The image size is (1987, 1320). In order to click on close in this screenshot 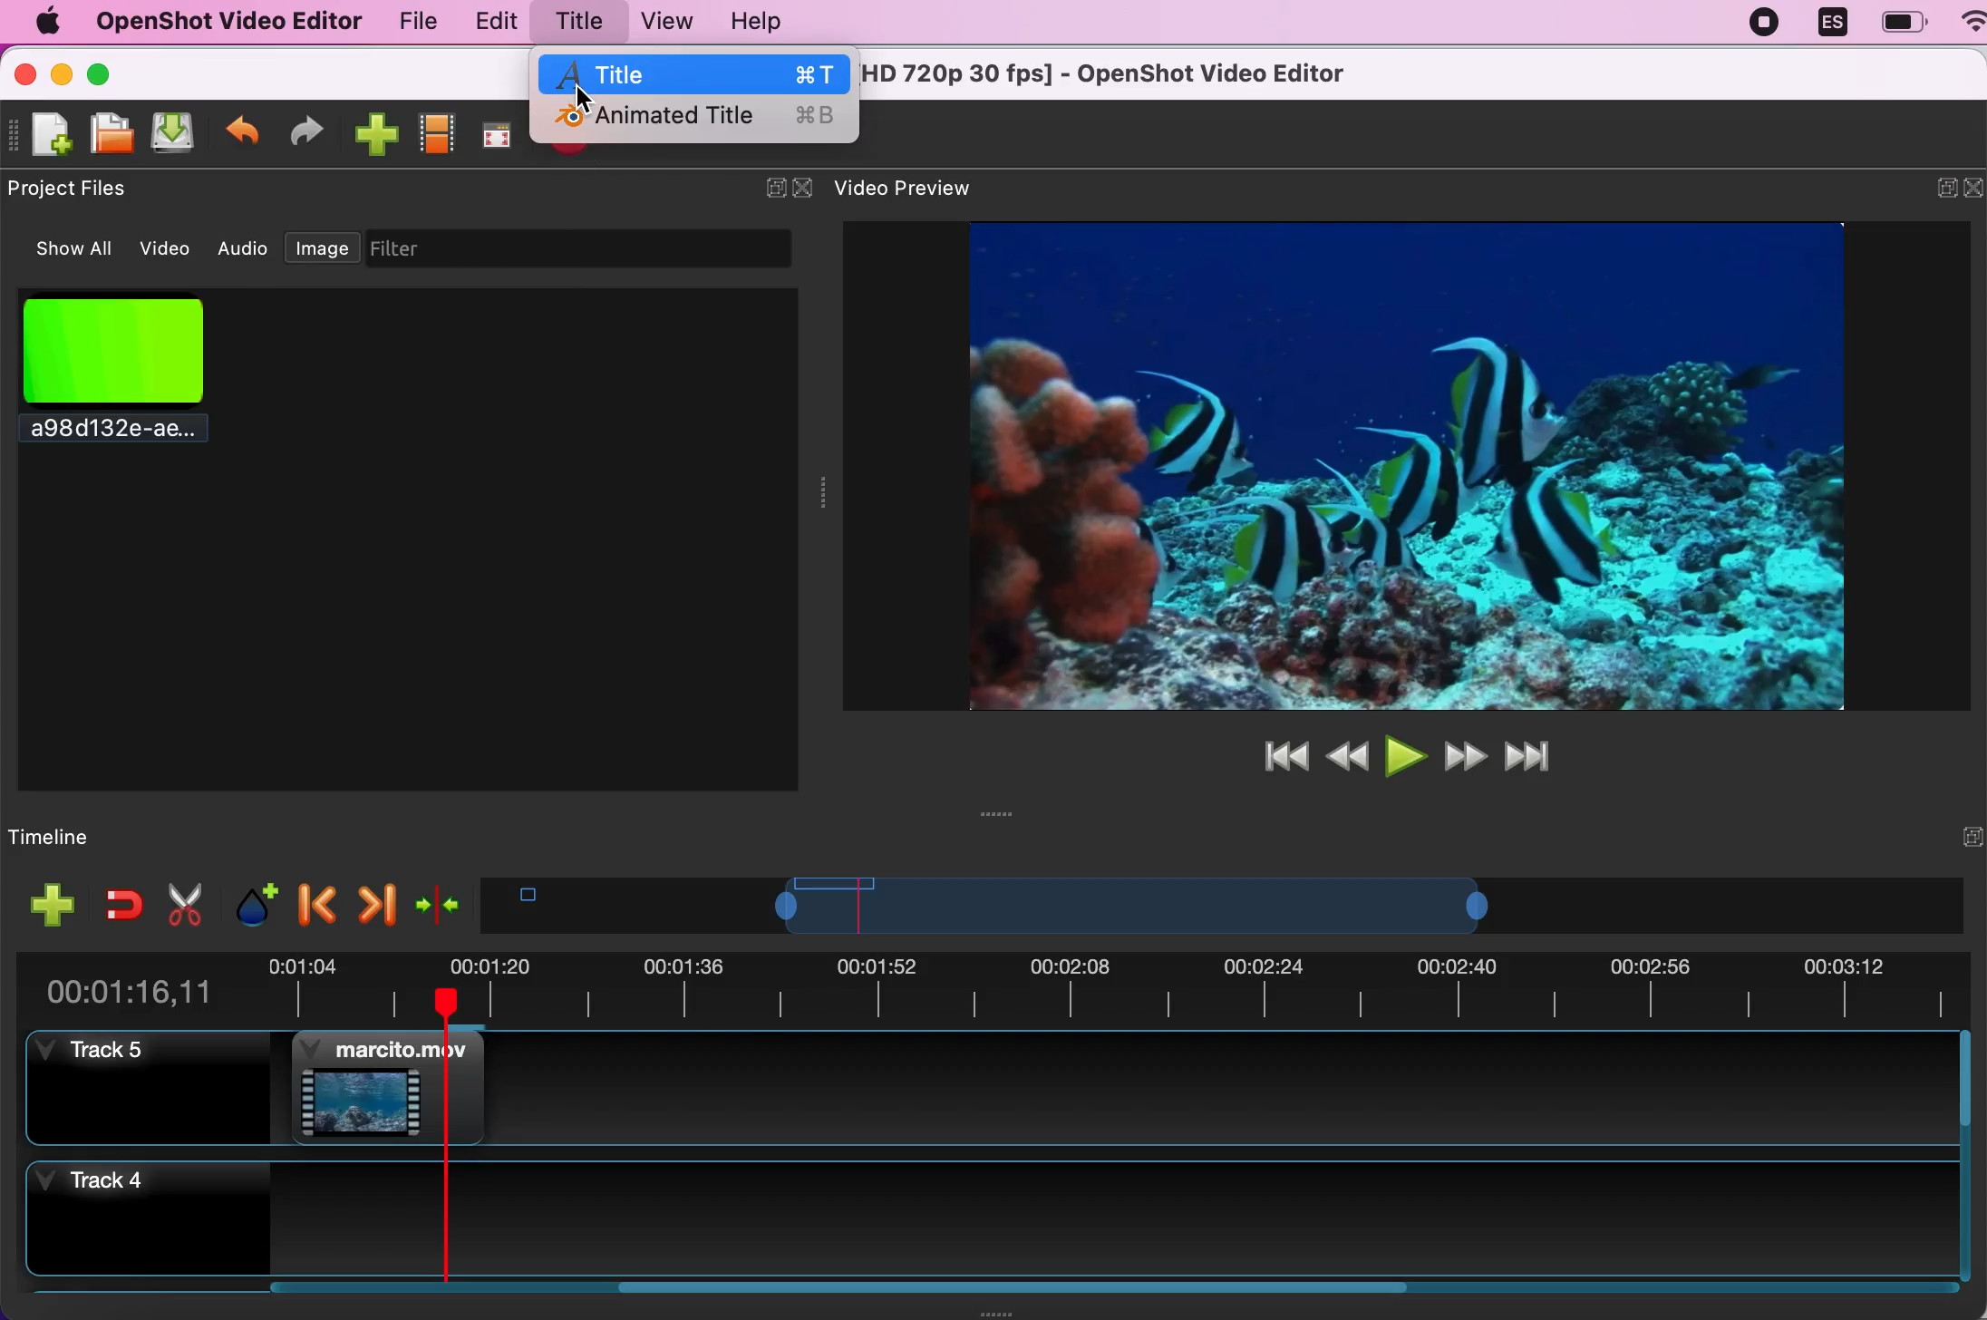, I will do `click(24, 72)`.